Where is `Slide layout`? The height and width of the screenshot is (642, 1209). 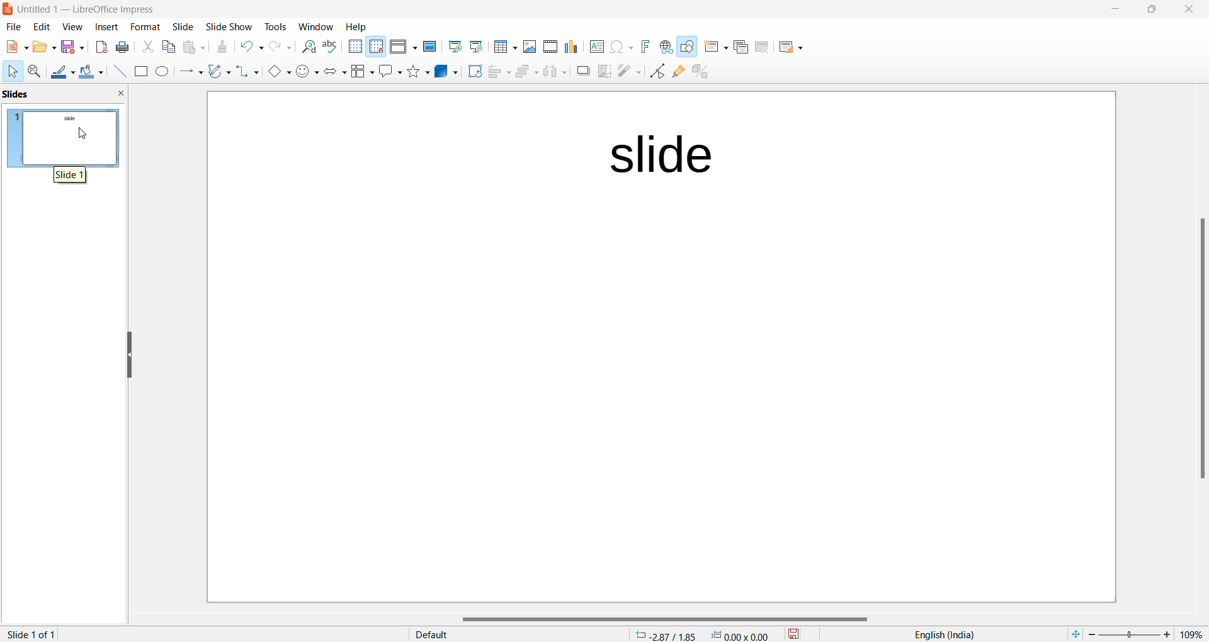
Slide layout is located at coordinates (795, 46).